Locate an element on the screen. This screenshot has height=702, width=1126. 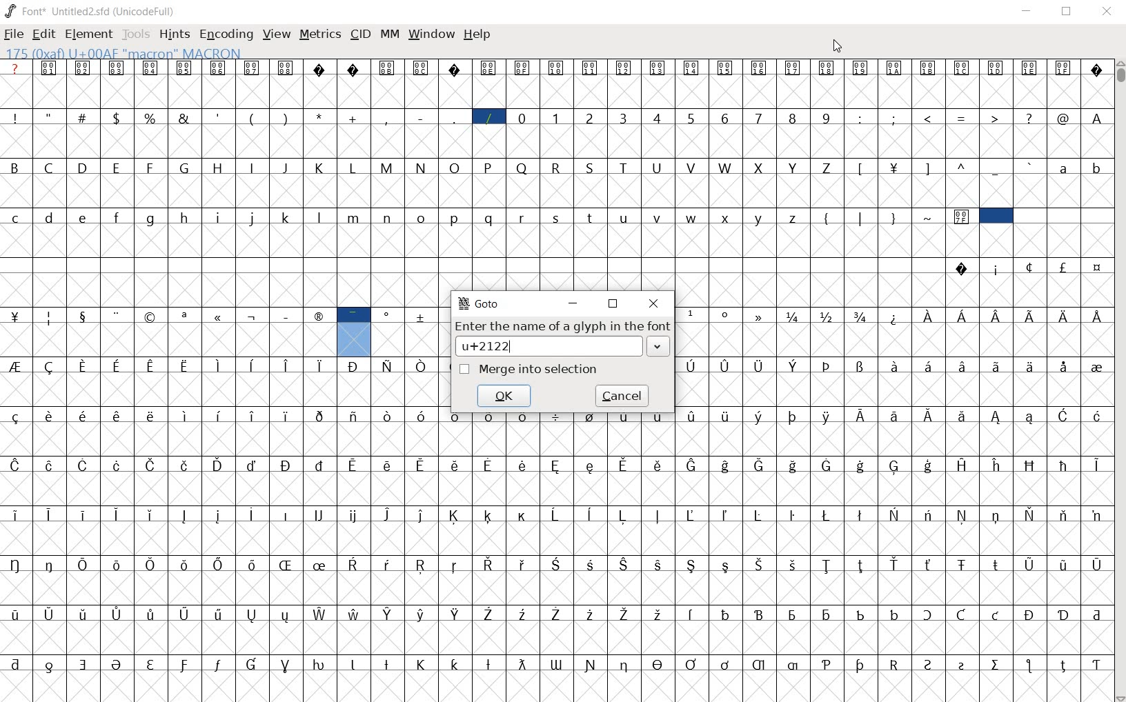
HELP is located at coordinates (477, 36).